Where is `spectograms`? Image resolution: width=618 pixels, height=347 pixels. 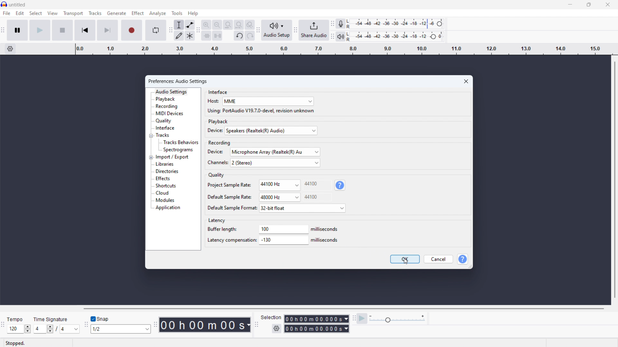
spectograms is located at coordinates (179, 150).